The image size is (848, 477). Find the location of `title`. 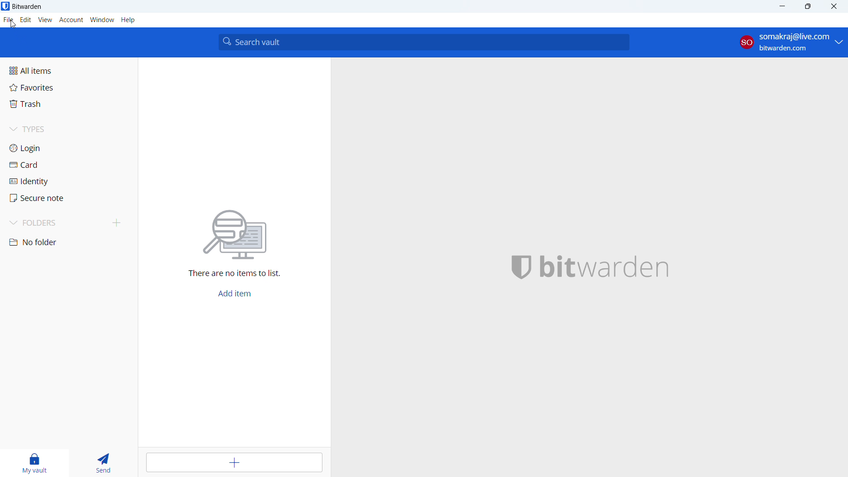

title is located at coordinates (27, 7).